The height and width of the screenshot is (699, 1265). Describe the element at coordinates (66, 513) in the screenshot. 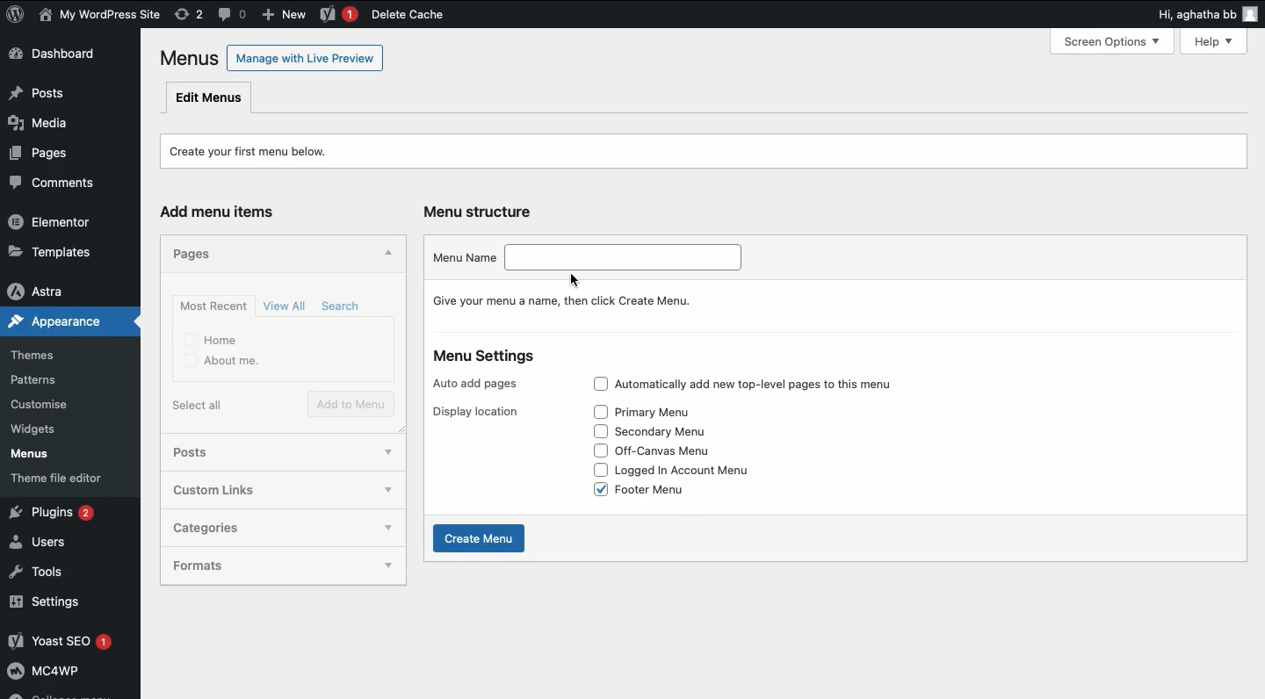

I see `Plugins 2` at that location.